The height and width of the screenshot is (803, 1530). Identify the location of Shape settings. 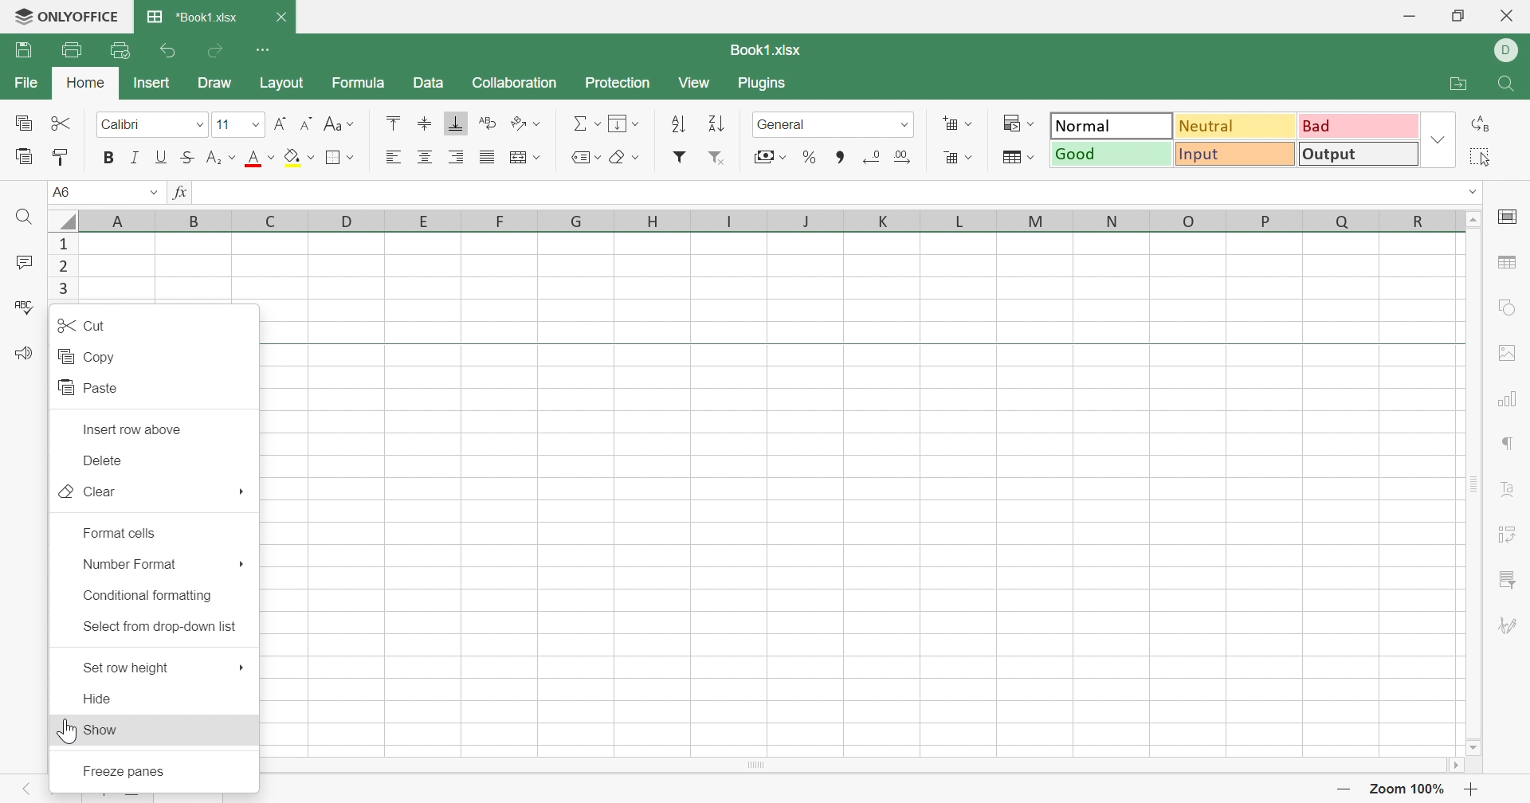
(1508, 307).